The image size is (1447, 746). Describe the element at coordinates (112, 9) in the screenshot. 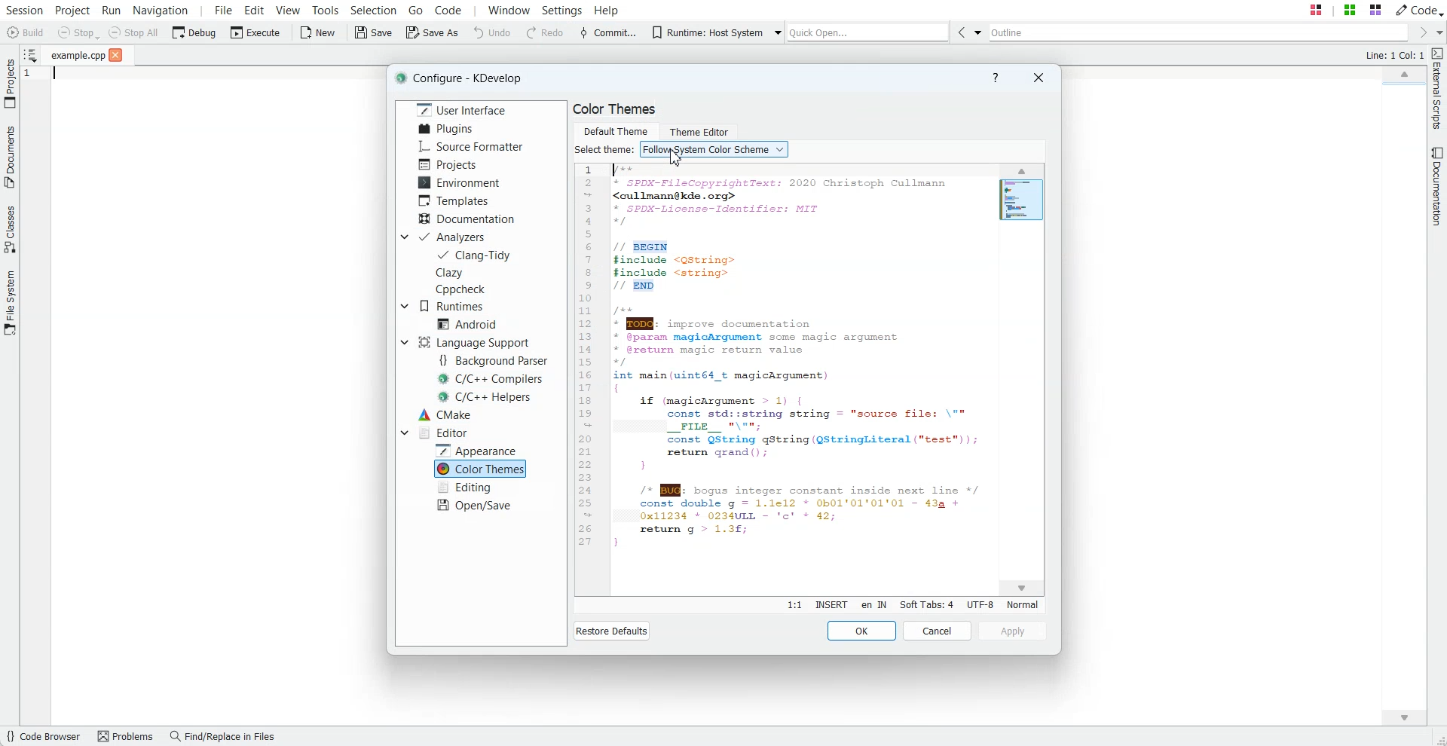

I see `Run` at that location.